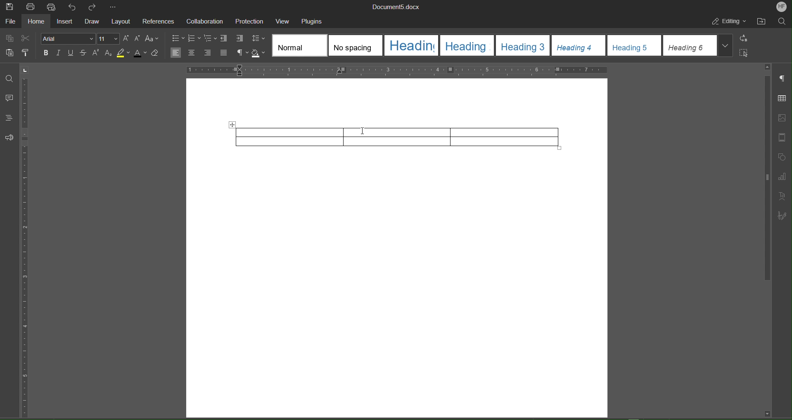  I want to click on Alignment, so click(199, 53).